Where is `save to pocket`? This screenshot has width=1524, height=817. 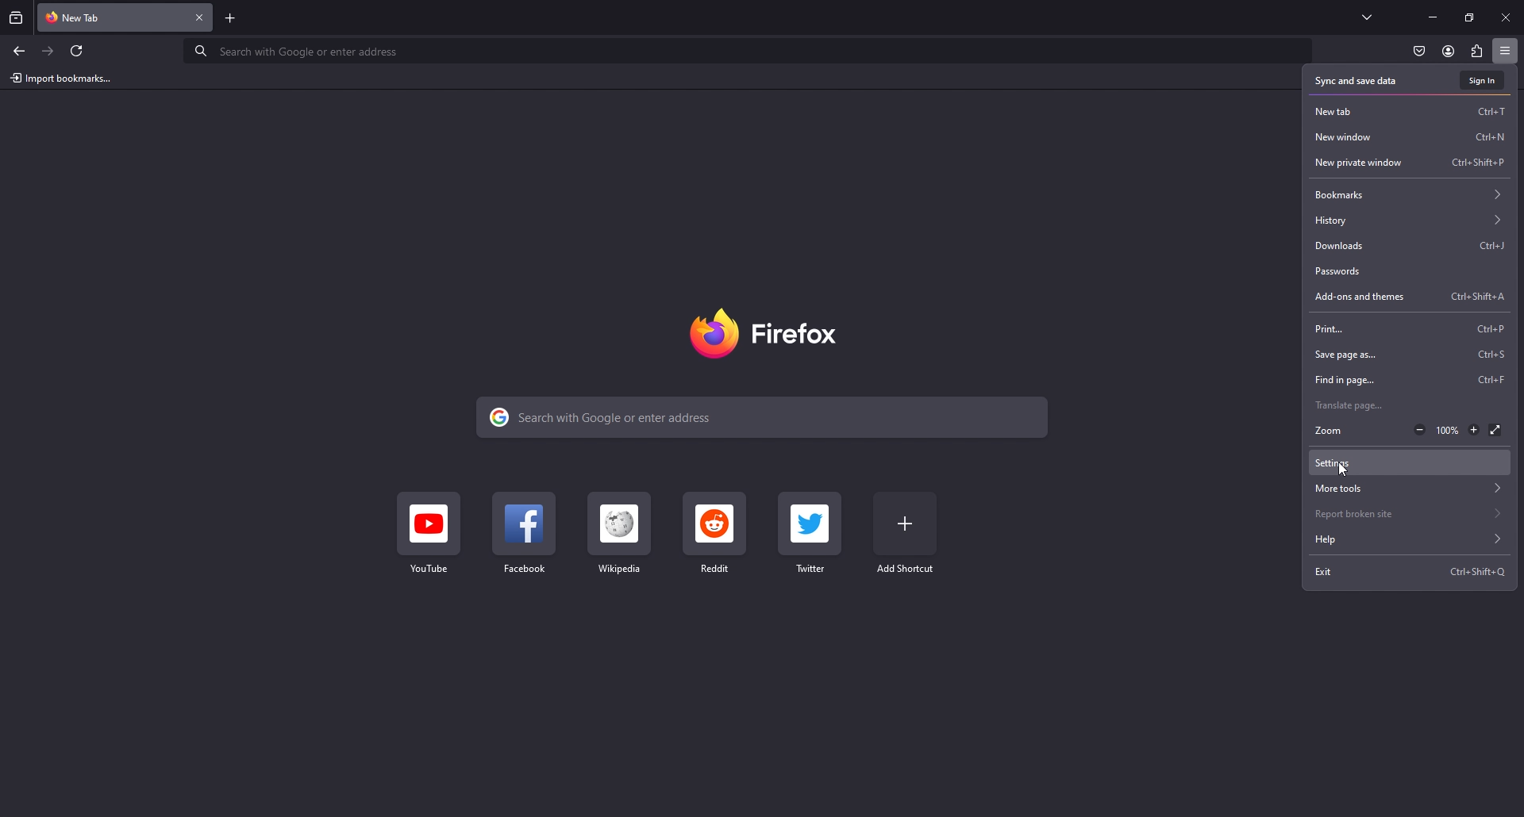 save to pocket is located at coordinates (1418, 52).